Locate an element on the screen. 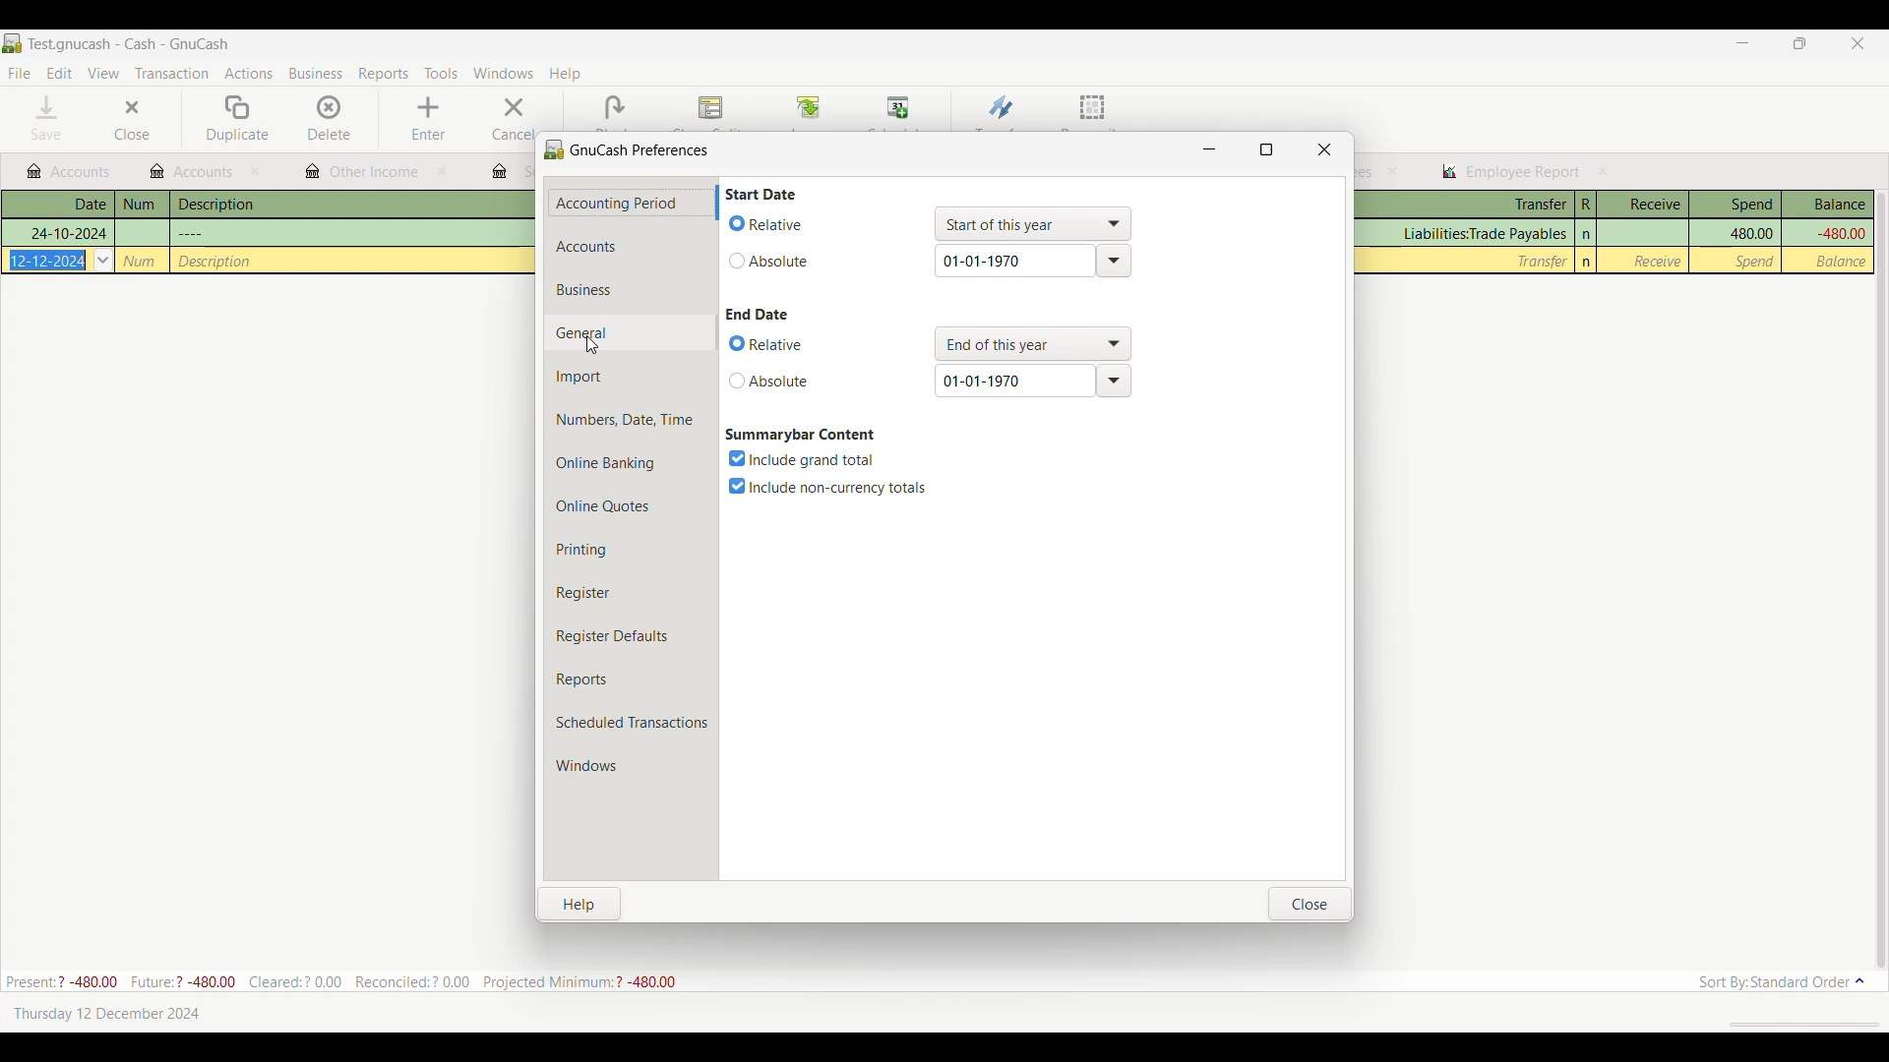 Image resolution: width=1889 pixels, height=1062 pixels. Date column is located at coordinates (58, 205).